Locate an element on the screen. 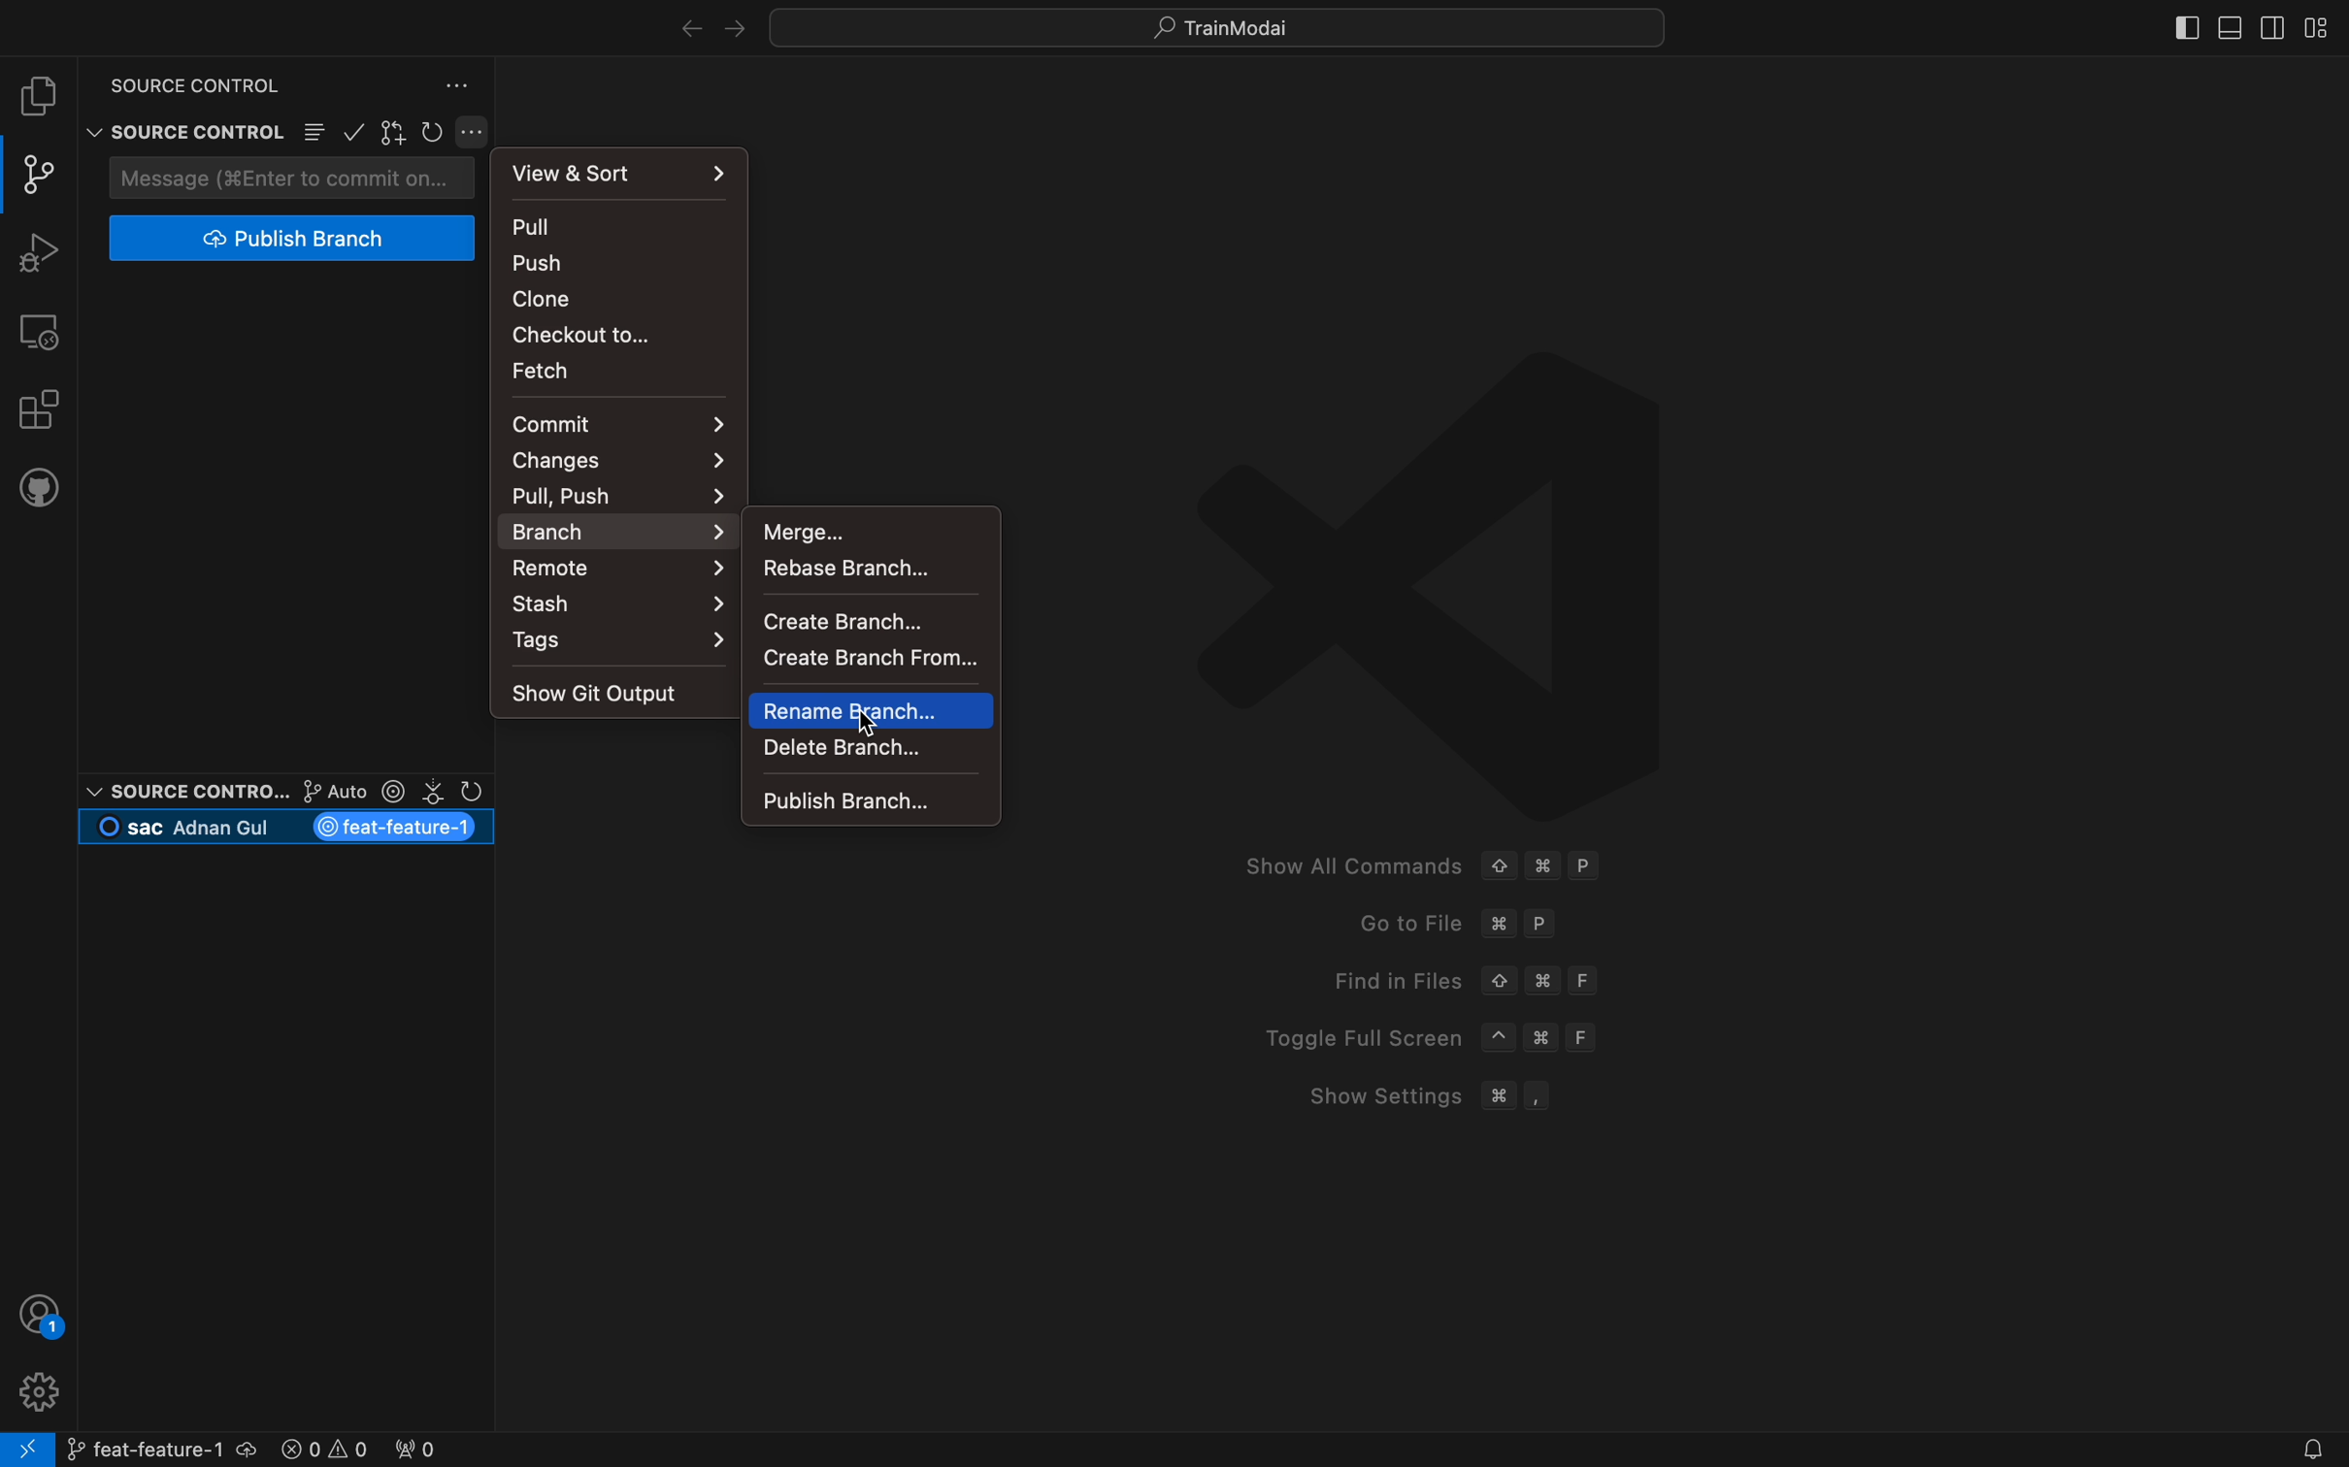 The width and height of the screenshot is (2349, 1467). view and sort is located at coordinates (626, 169).